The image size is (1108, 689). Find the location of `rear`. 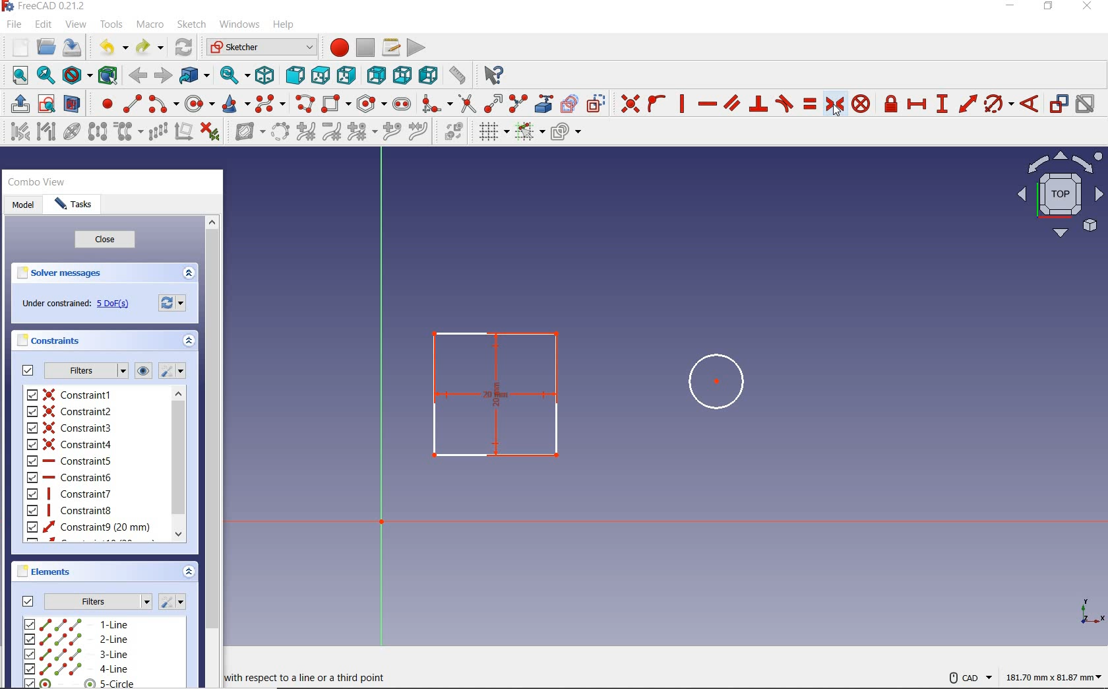

rear is located at coordinates (375, 75).